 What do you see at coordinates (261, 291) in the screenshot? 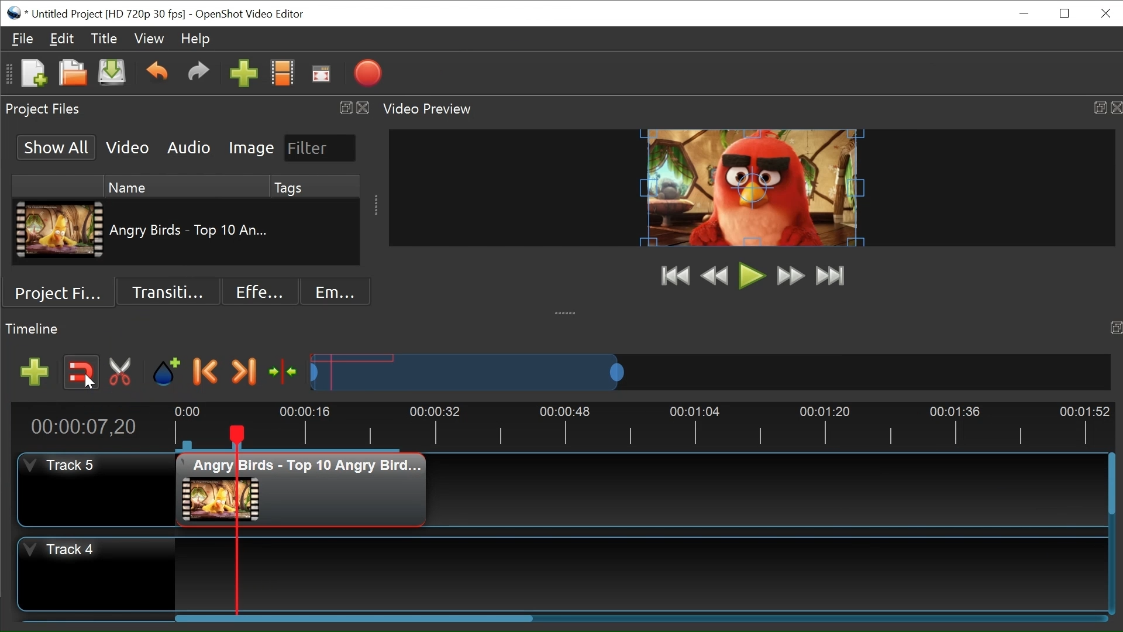
I see `Effects` at bounding box center [261, 291].